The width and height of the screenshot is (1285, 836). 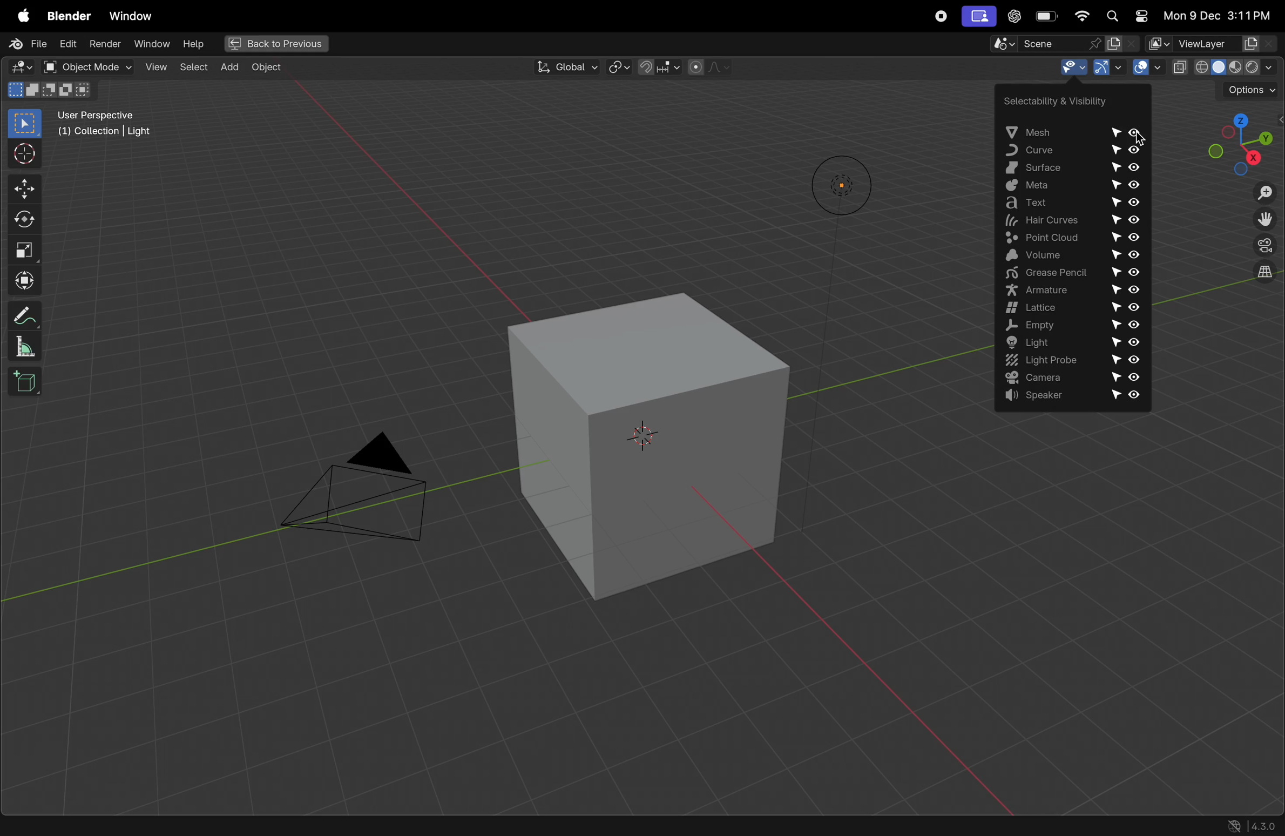 I want to click on Light, so click(x=1072, y=343).